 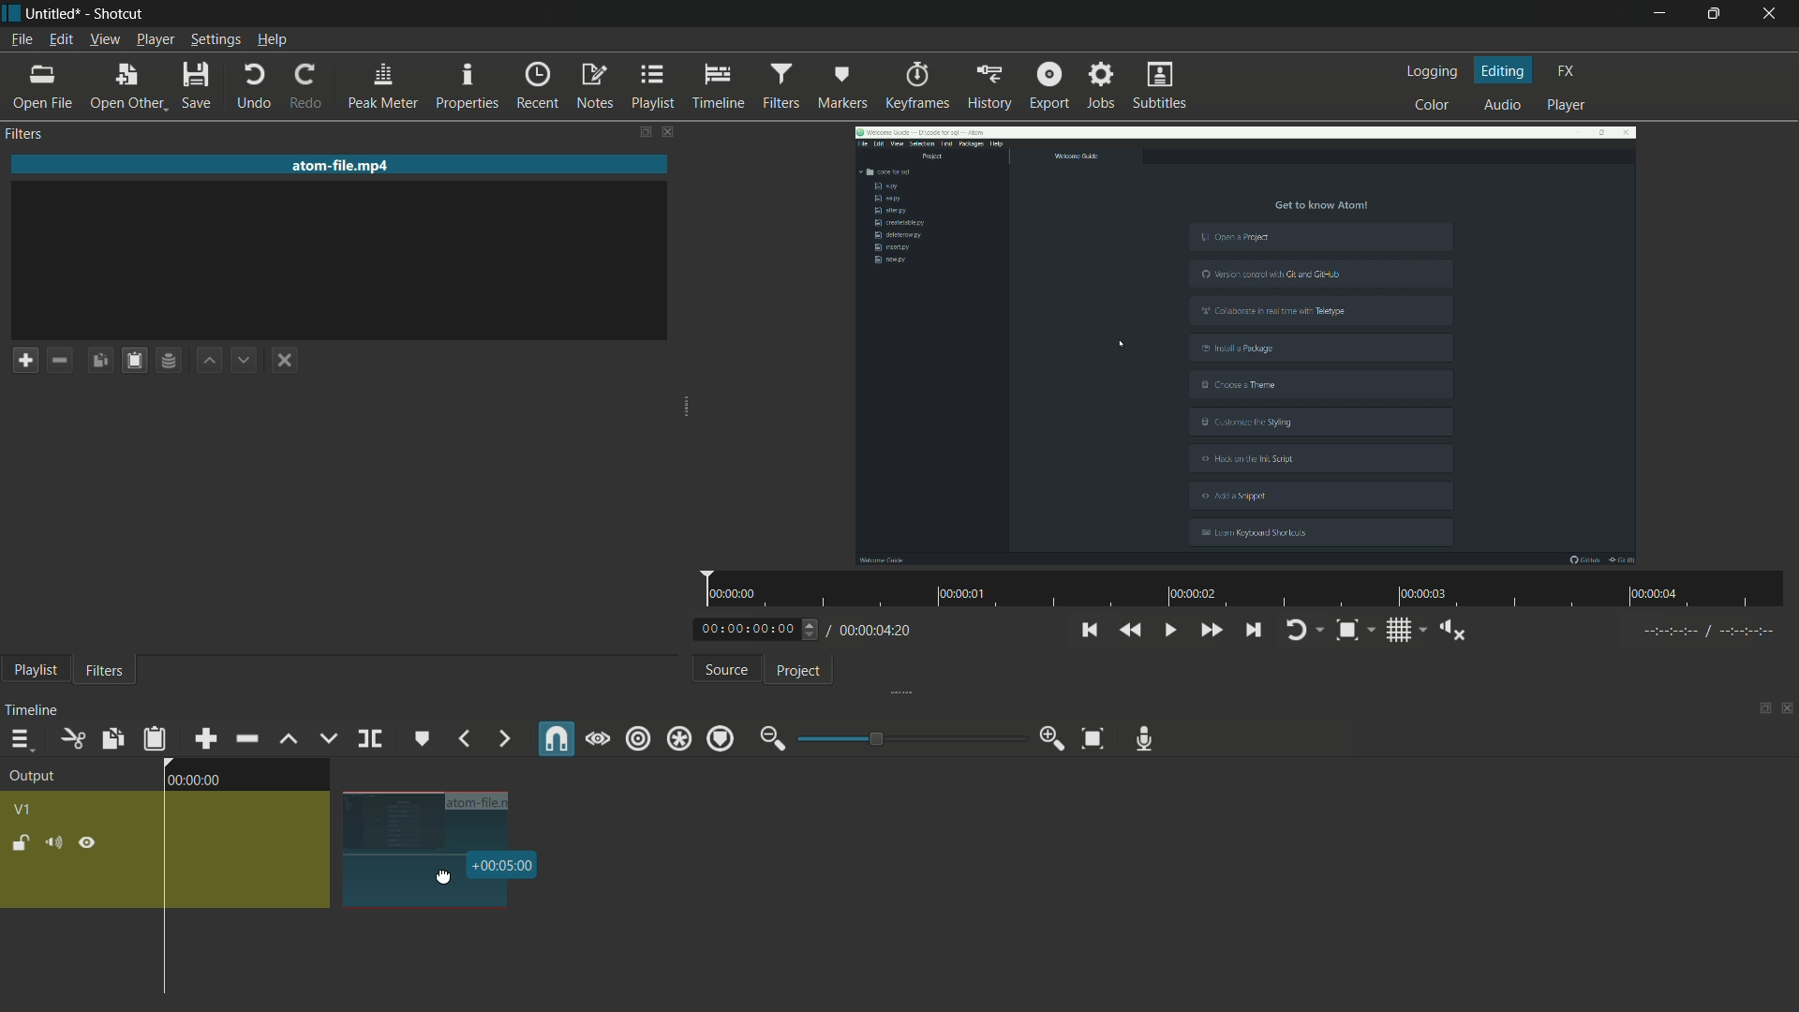 I want to click on create or edit marker, so click(x=419, y=738).